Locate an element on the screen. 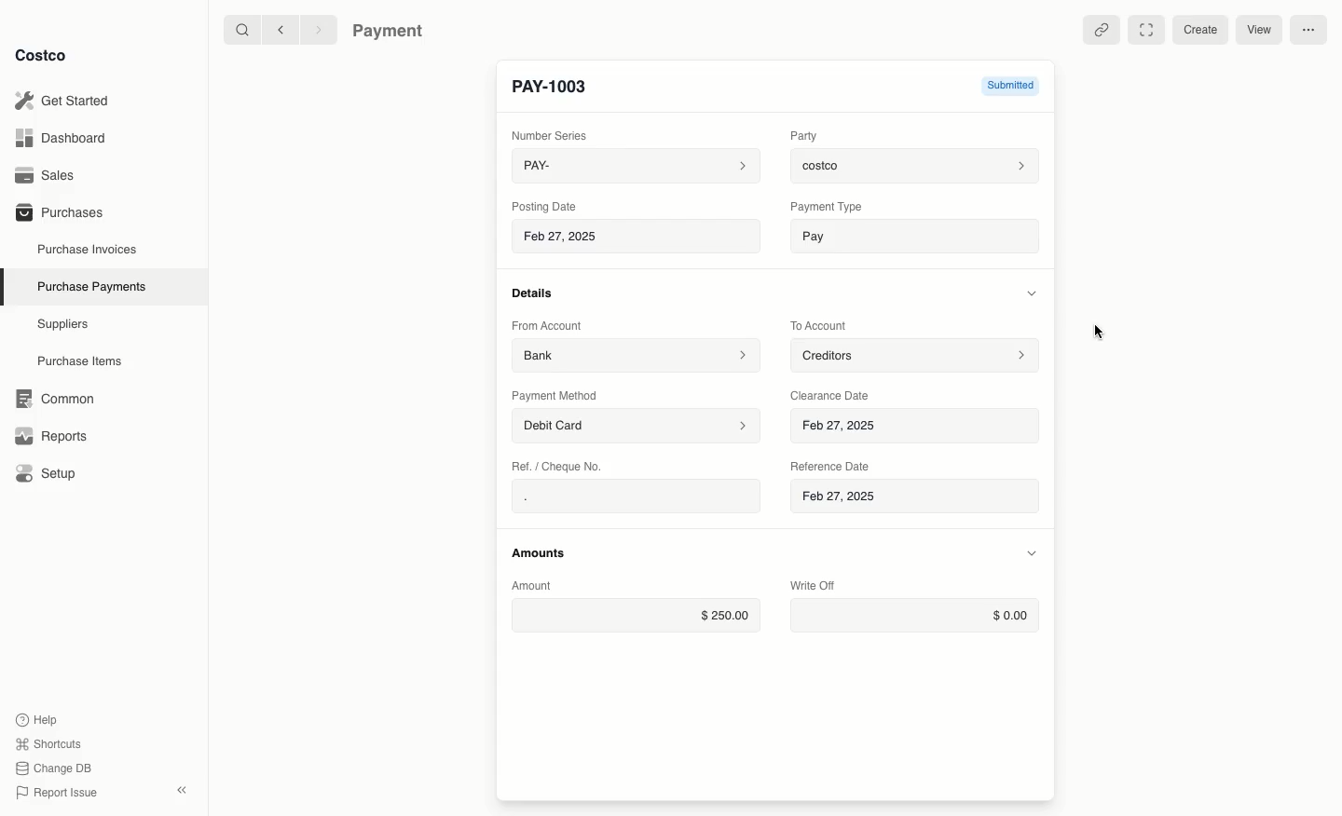 Image resolution: width=1342 pixels, height=816 pixels. Search is located at coordinates (241, 28).